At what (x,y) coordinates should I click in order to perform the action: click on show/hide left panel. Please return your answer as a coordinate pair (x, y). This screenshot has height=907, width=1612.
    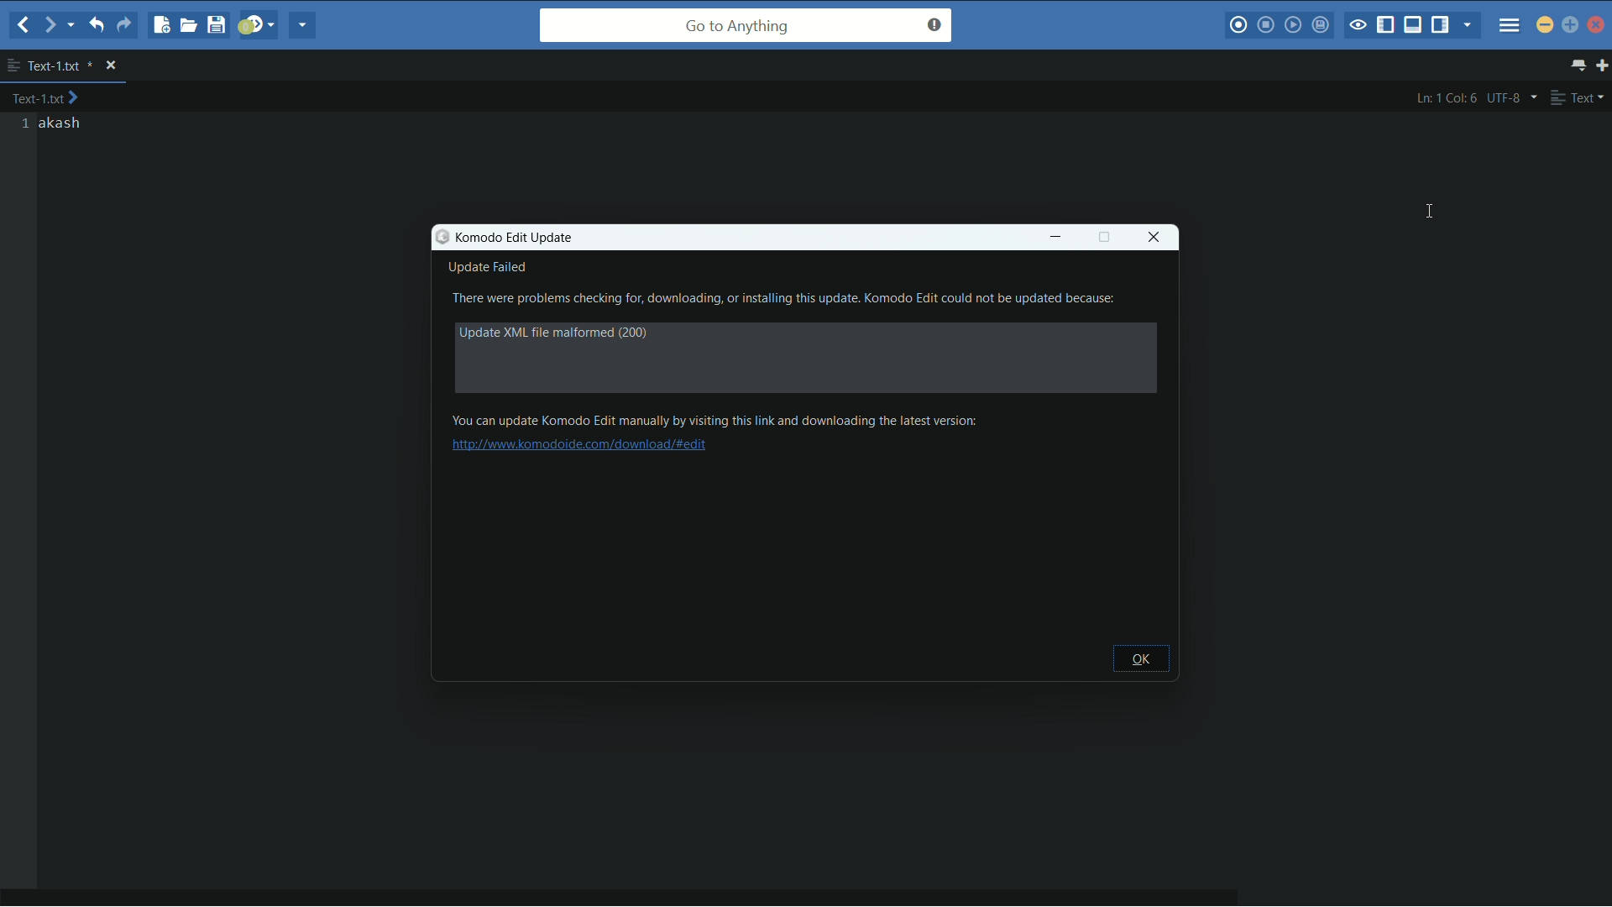
    Looking at the image, I should click on (1388, 24).